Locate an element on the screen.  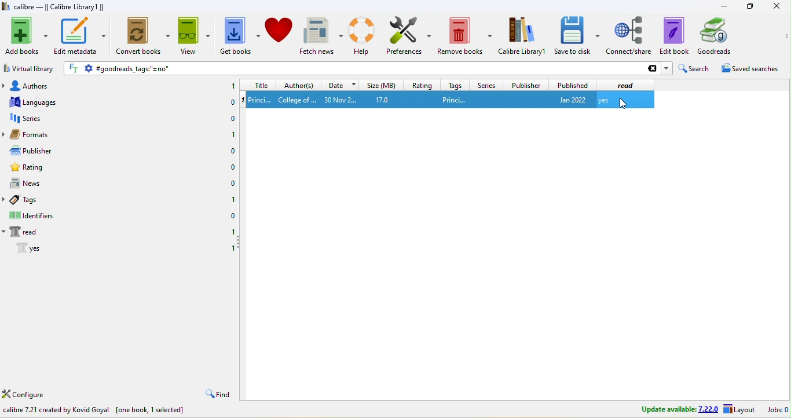
help is located at coordinates (363, 36).